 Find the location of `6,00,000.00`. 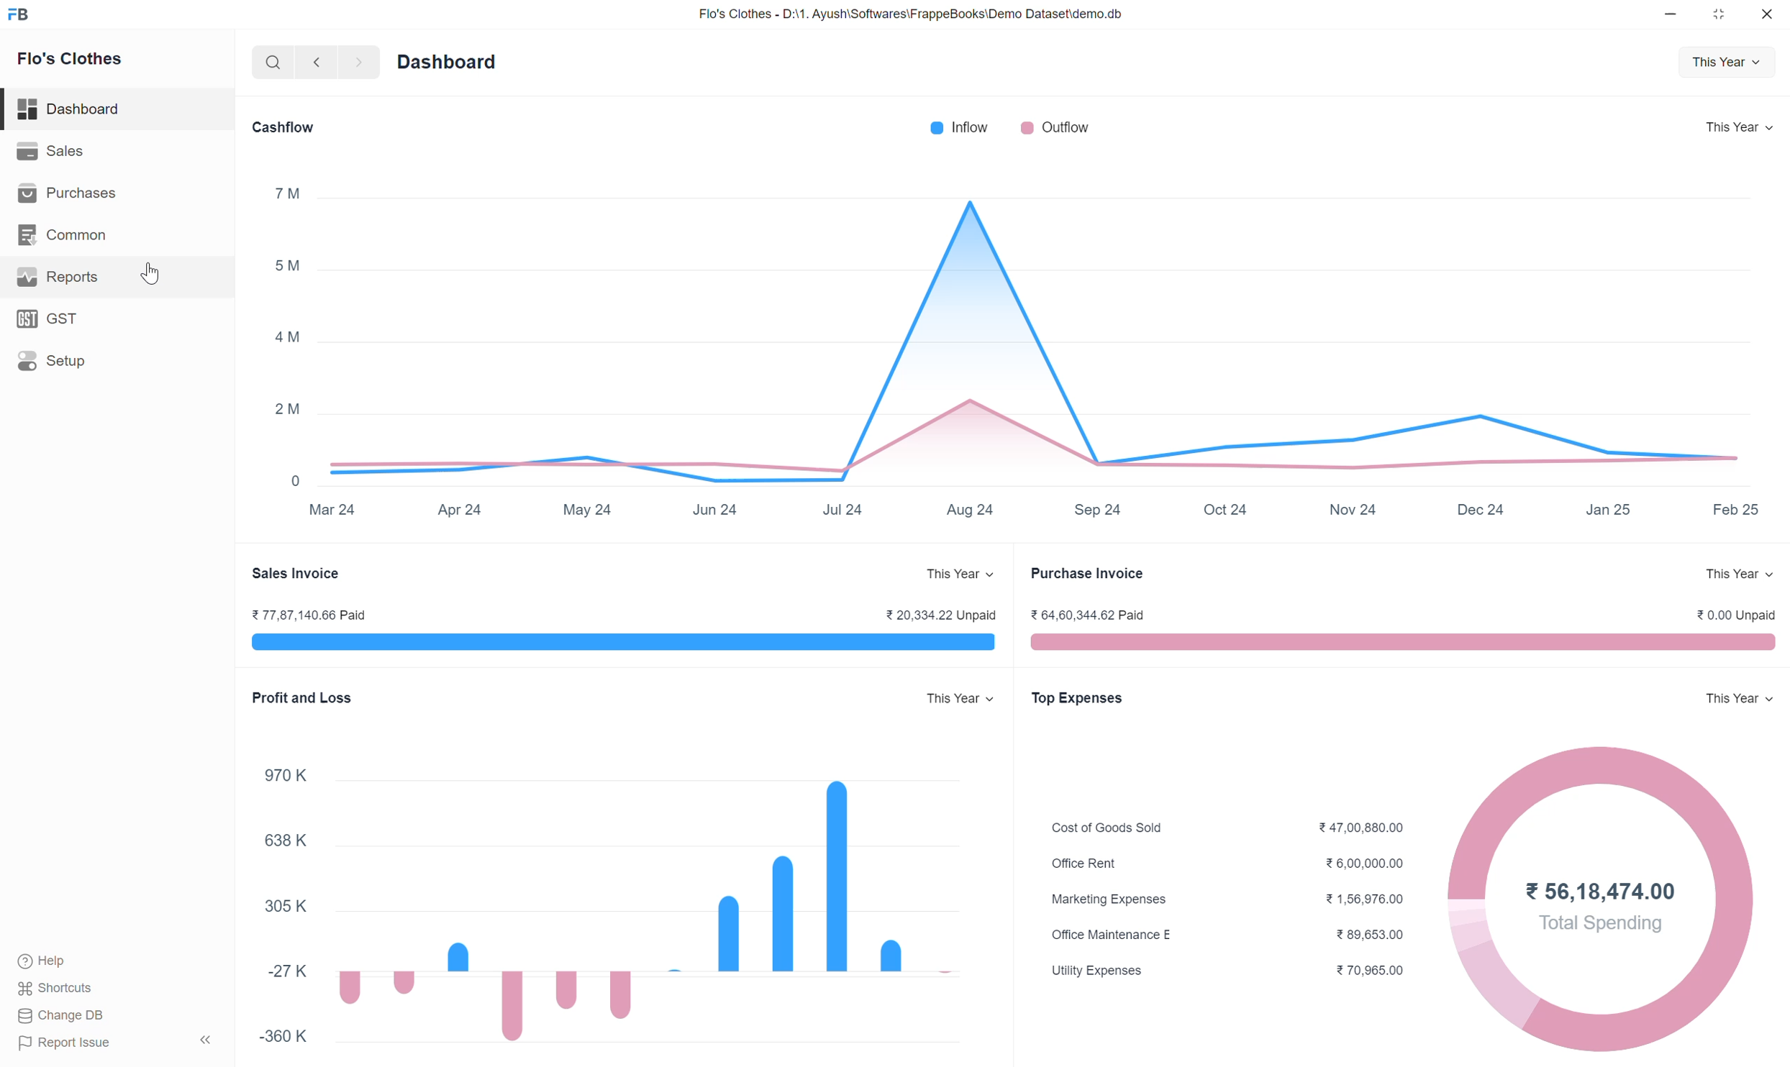

6,00,000.00 is located at coordinates (1369, 864).